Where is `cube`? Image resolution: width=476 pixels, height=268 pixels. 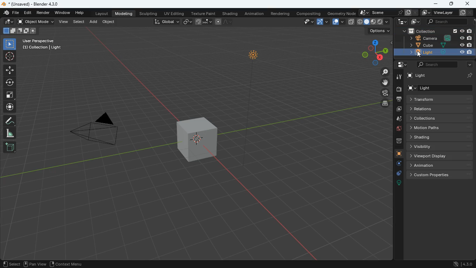 cube is located at coordinates (441, 45).